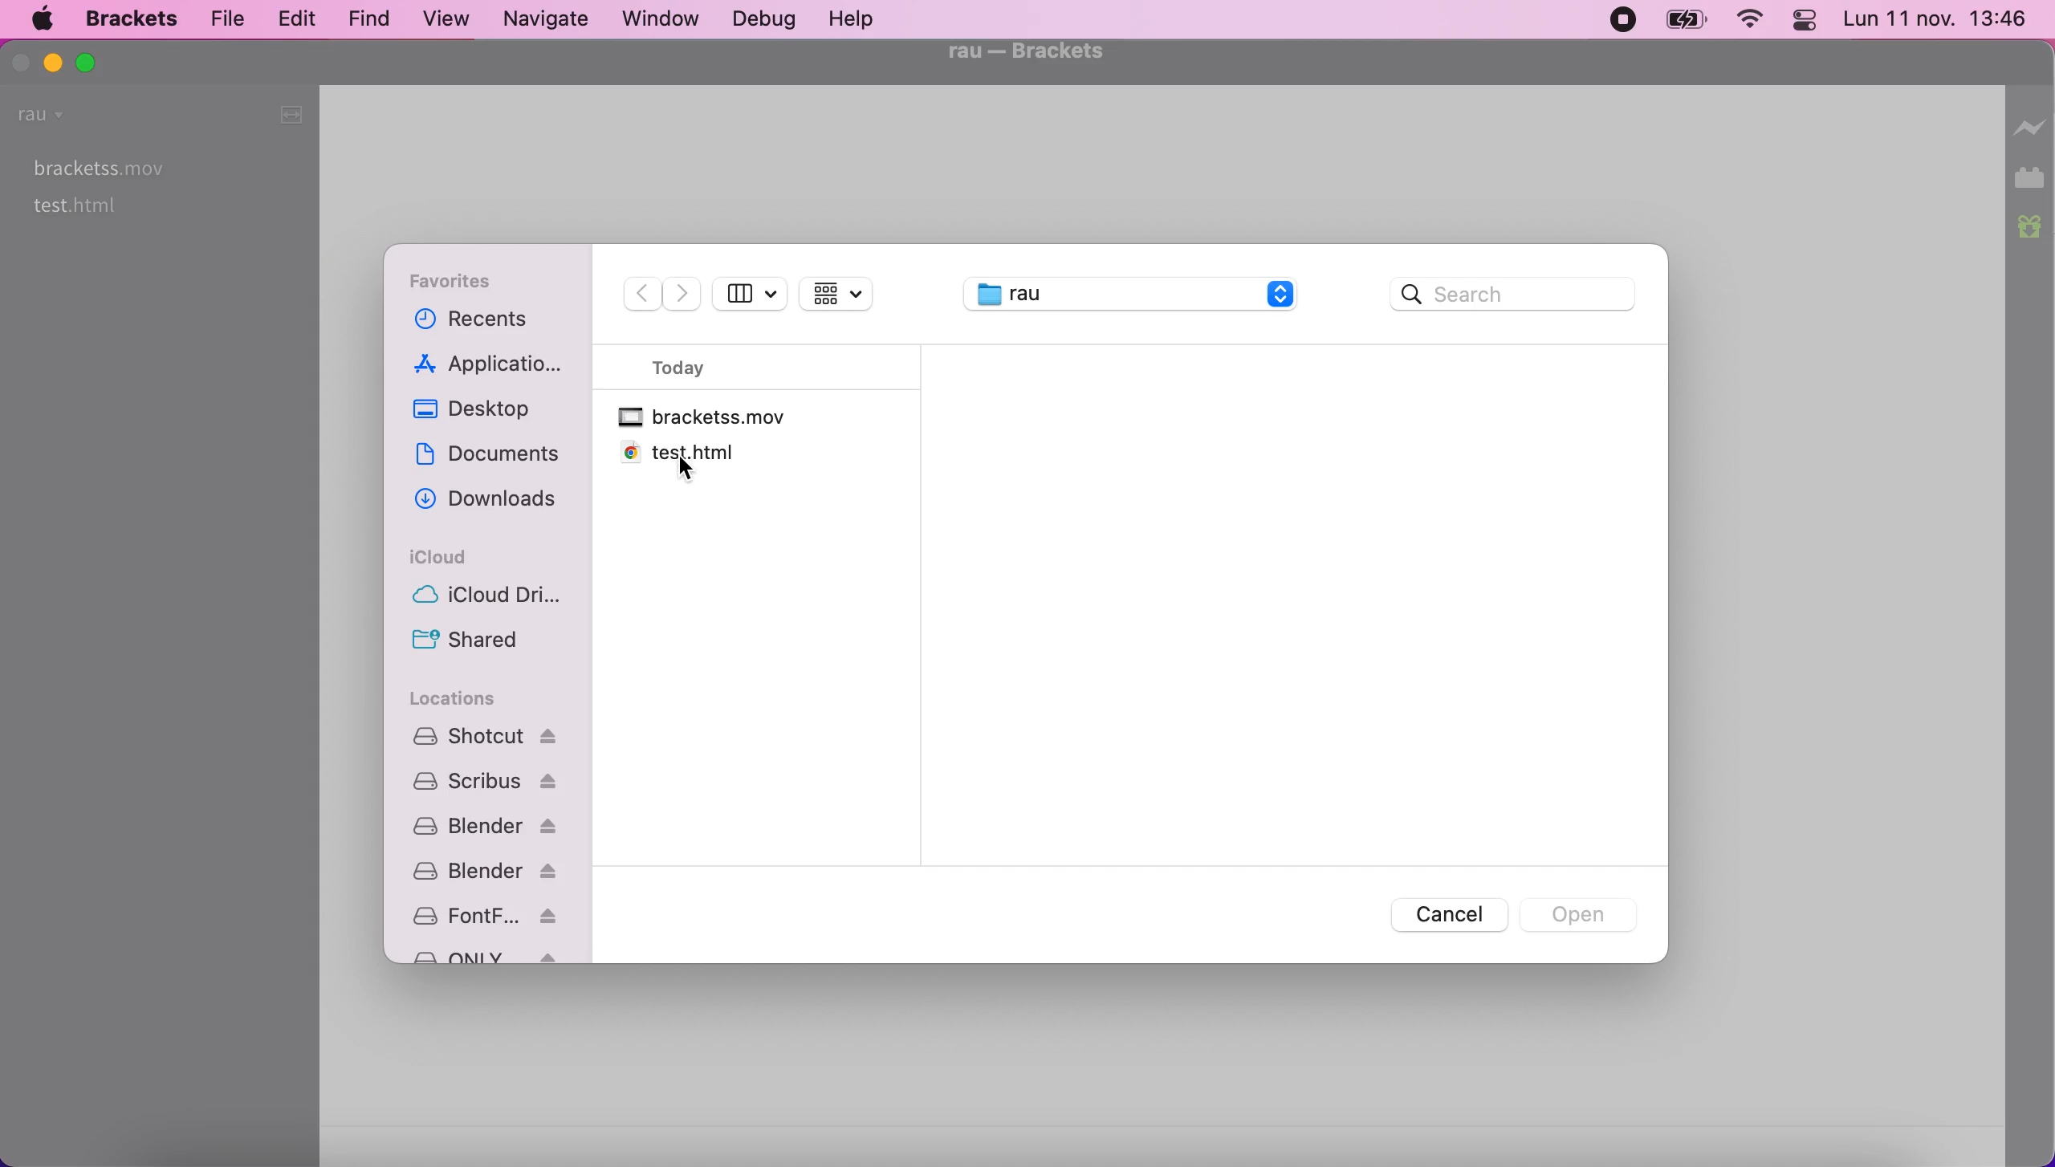  I want to click on file, so click(92, 167).